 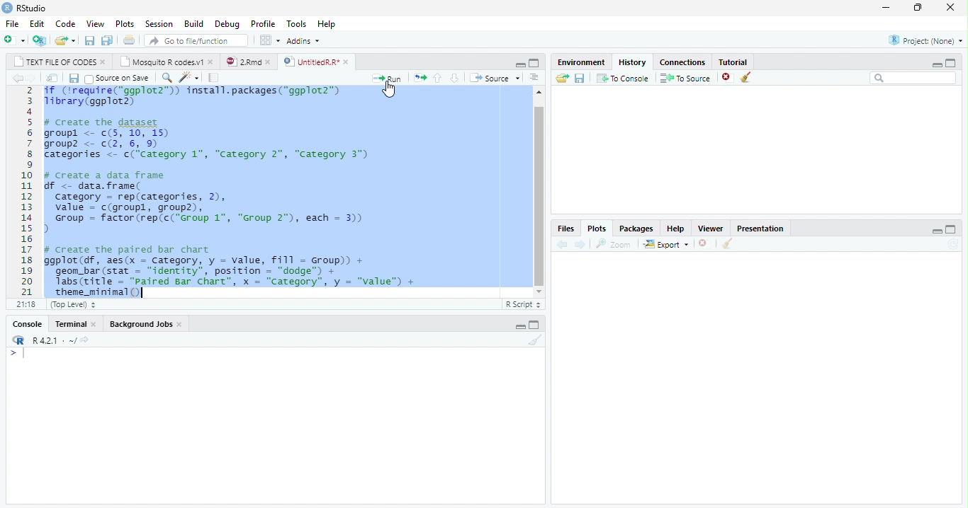 I want to click on plots, so click(x=123, y=23).